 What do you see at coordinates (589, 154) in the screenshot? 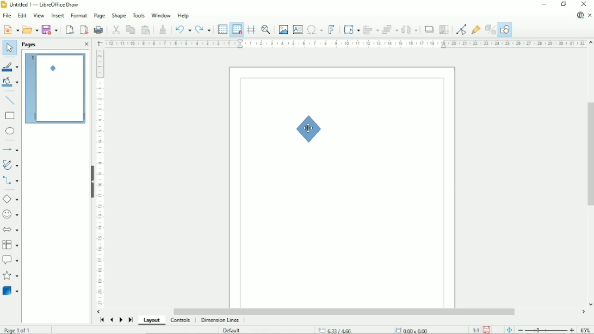
I see `Vertical scrollbar` at bounding box center [589, 154].